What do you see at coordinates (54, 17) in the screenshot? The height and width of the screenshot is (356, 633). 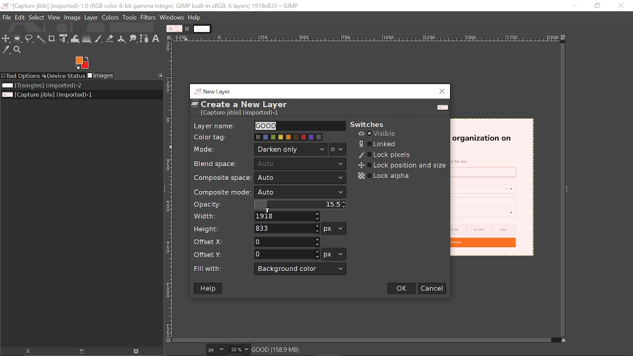 I see `View` at bounding box center [54, 17].